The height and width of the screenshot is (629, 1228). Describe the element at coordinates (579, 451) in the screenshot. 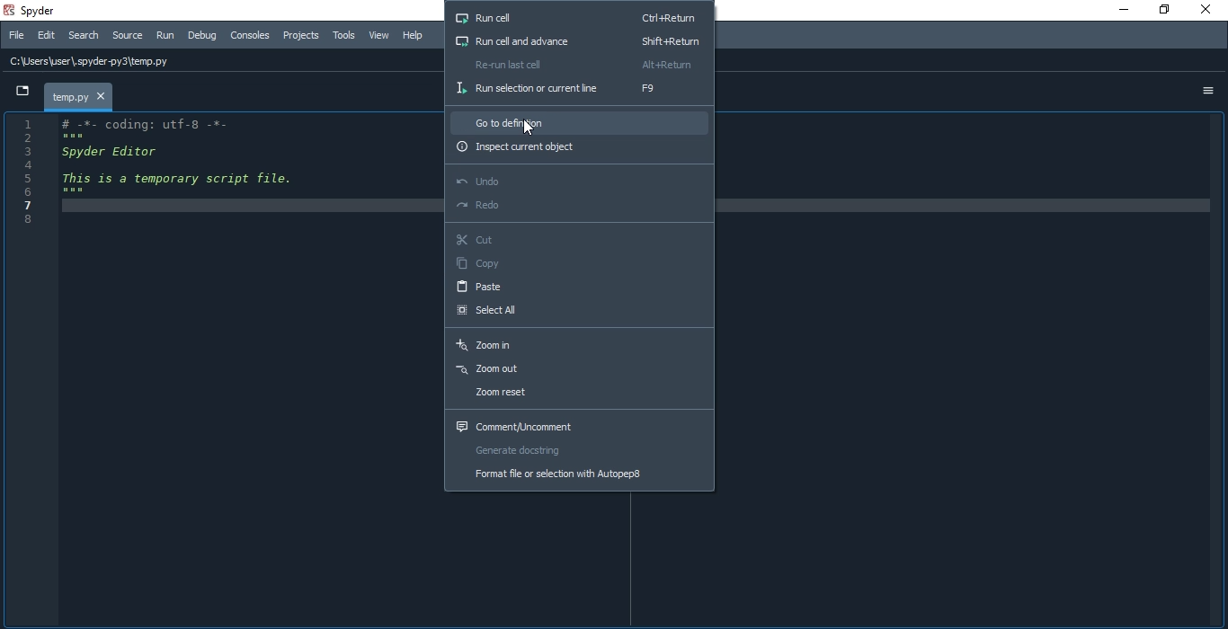

I see `Generate docstring` at that location.